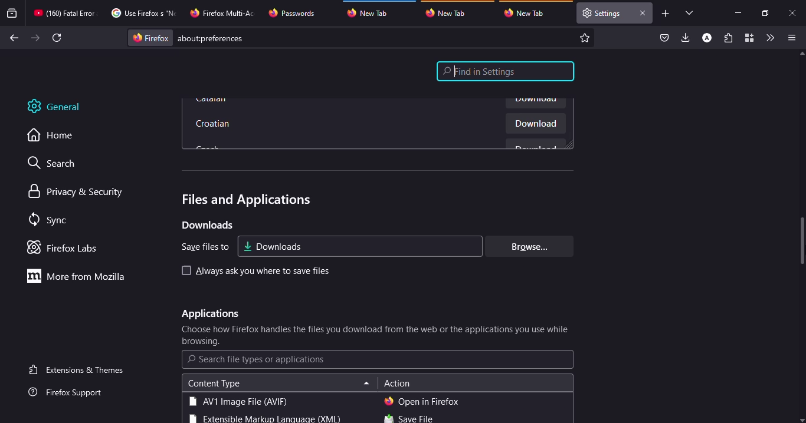  Describe the element at coordinates (237, 401) in the screenshot. I see `type` at that location.